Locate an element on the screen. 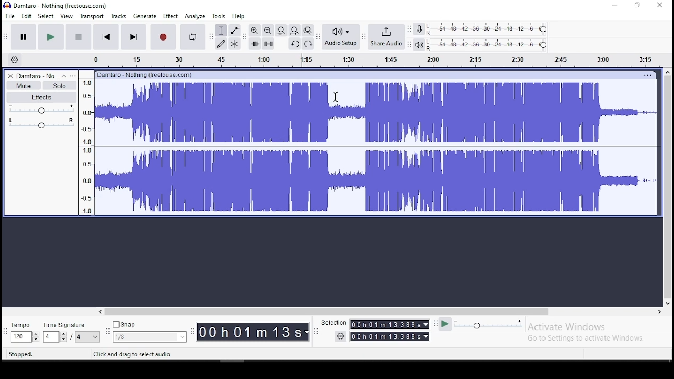  click and drag to select audio is located at coordinates (131, 354).